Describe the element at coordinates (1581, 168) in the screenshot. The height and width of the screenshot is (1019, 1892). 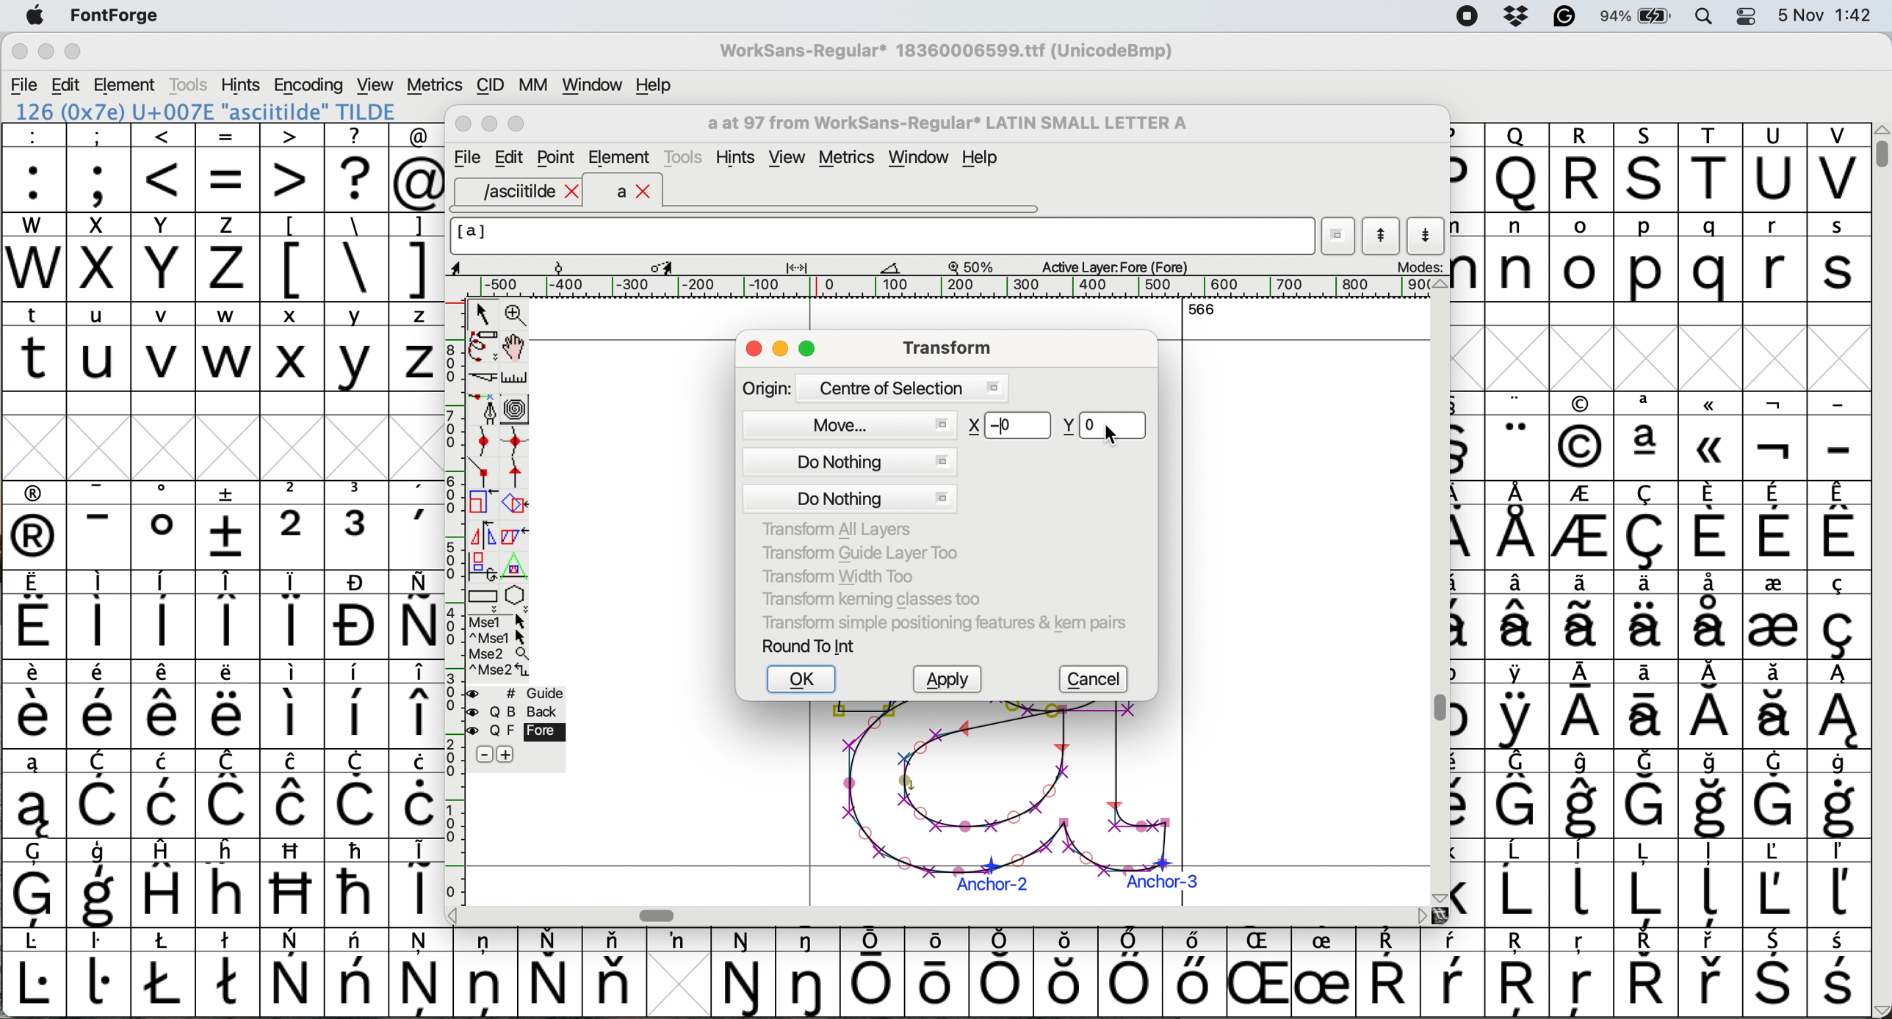
I see `R` at that location.